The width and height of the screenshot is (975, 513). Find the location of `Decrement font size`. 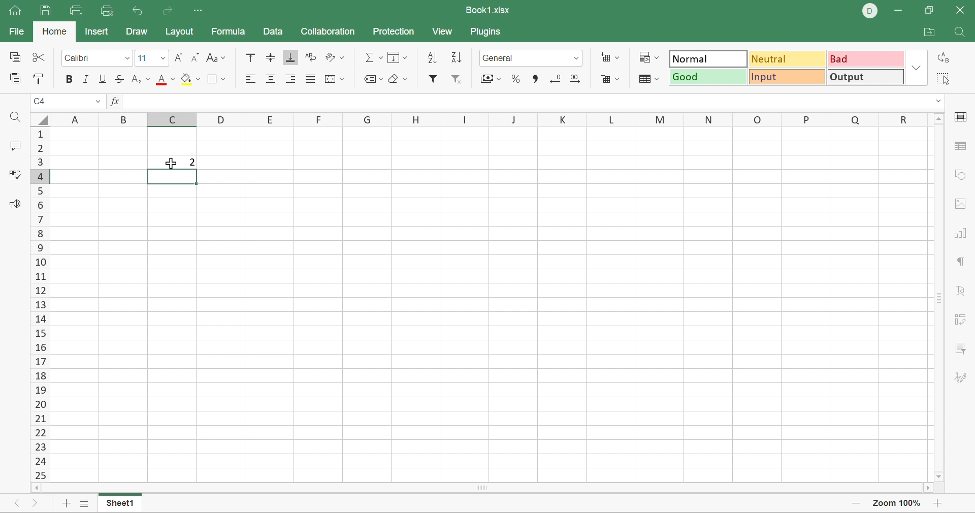

Decrement font size is located at coordinates (196, 58).